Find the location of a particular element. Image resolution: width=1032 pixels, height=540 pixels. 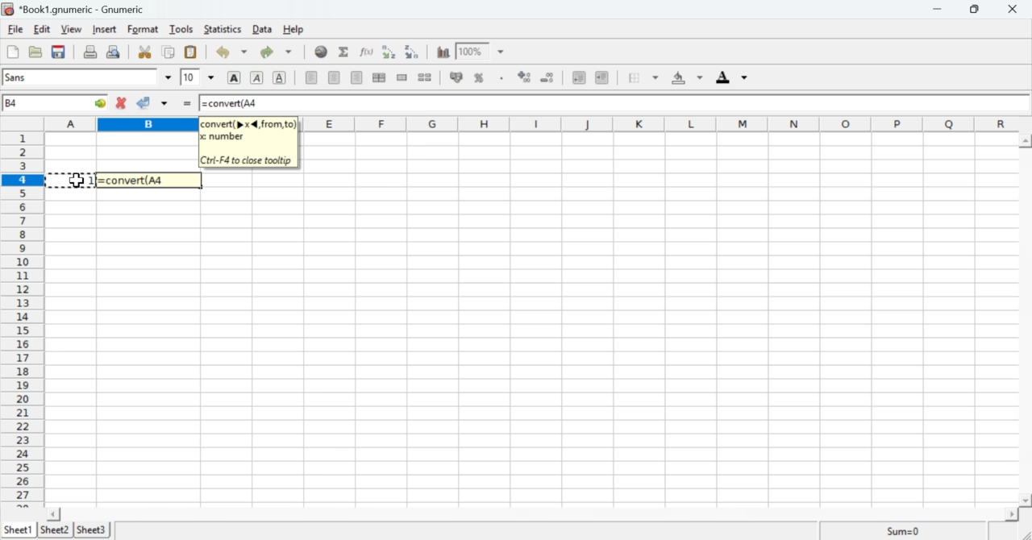

Print the current file is located at coordinates (89, 51).